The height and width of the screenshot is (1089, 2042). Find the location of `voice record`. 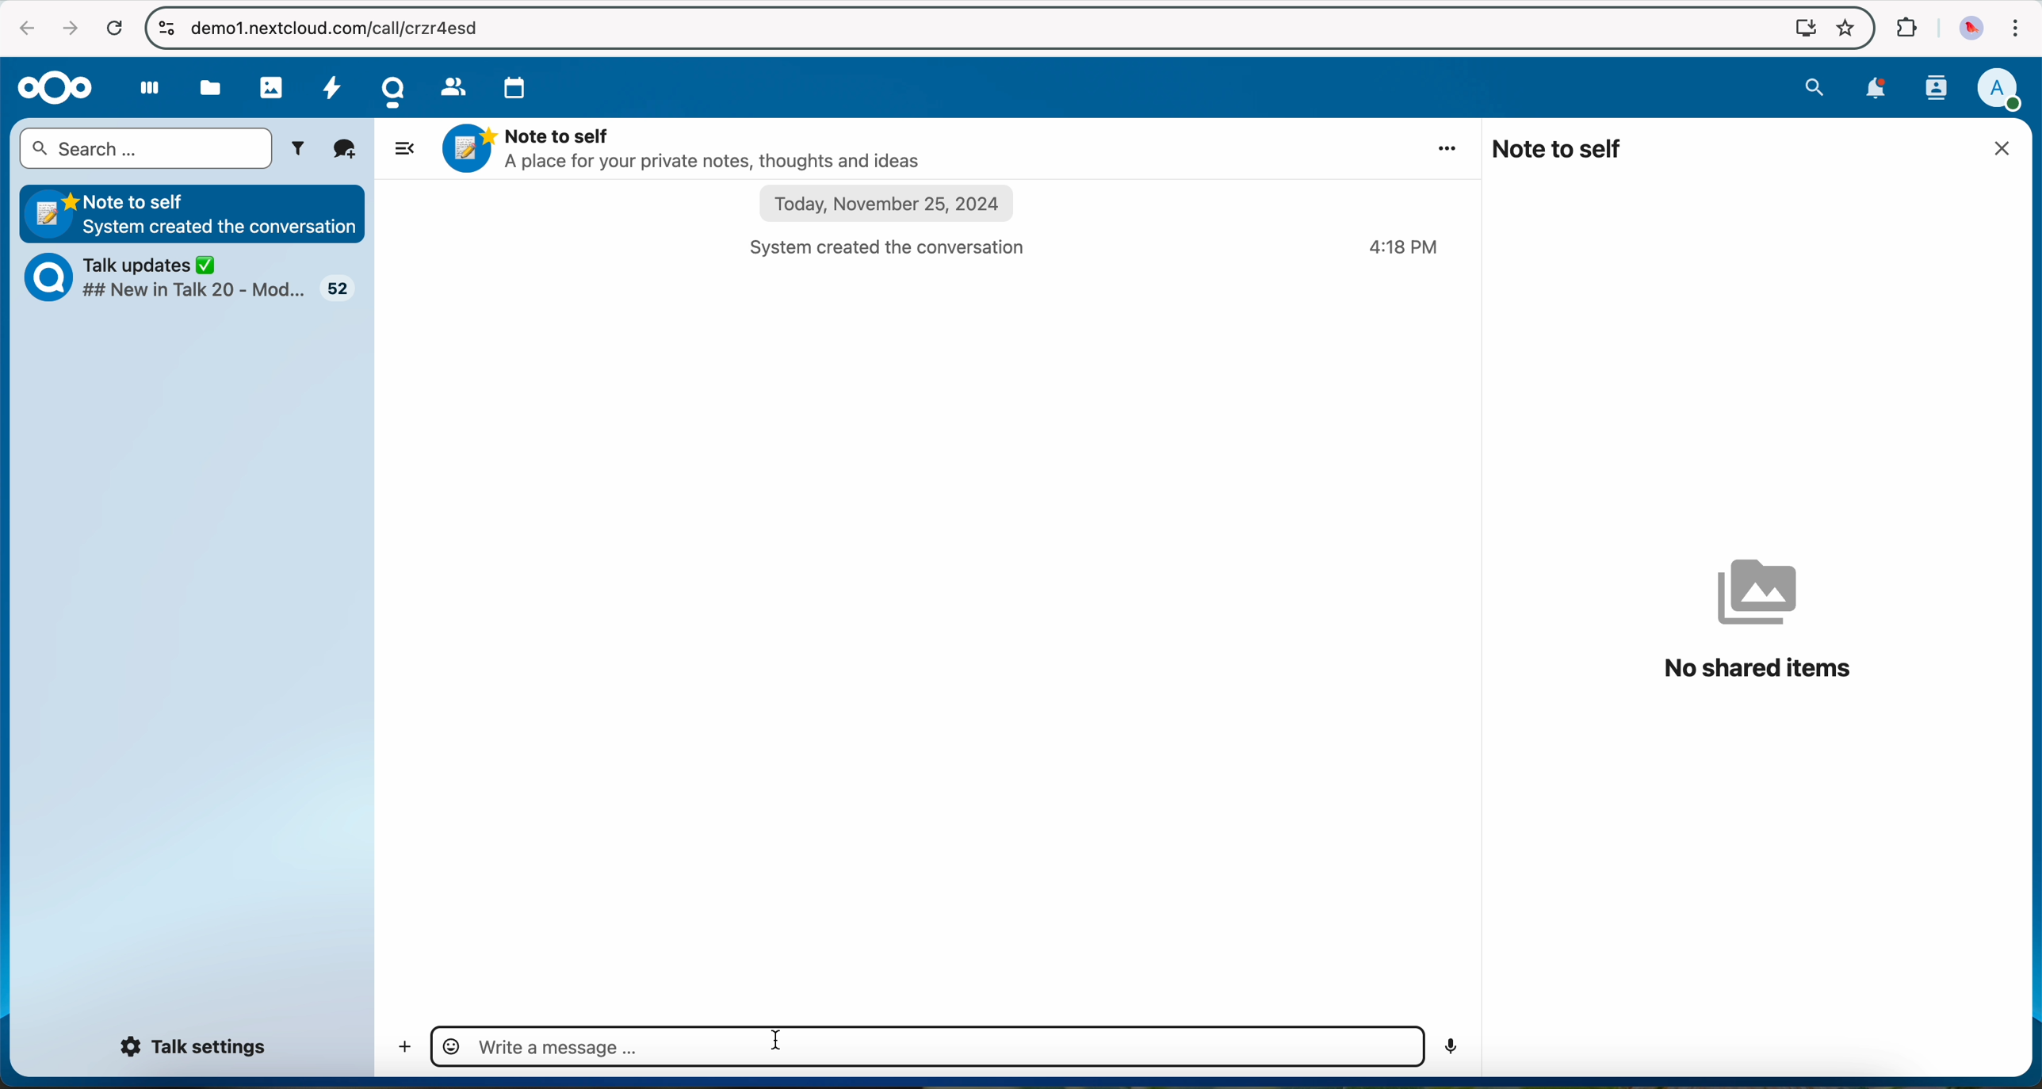

voice record is located at coordinates (1455, 1046).